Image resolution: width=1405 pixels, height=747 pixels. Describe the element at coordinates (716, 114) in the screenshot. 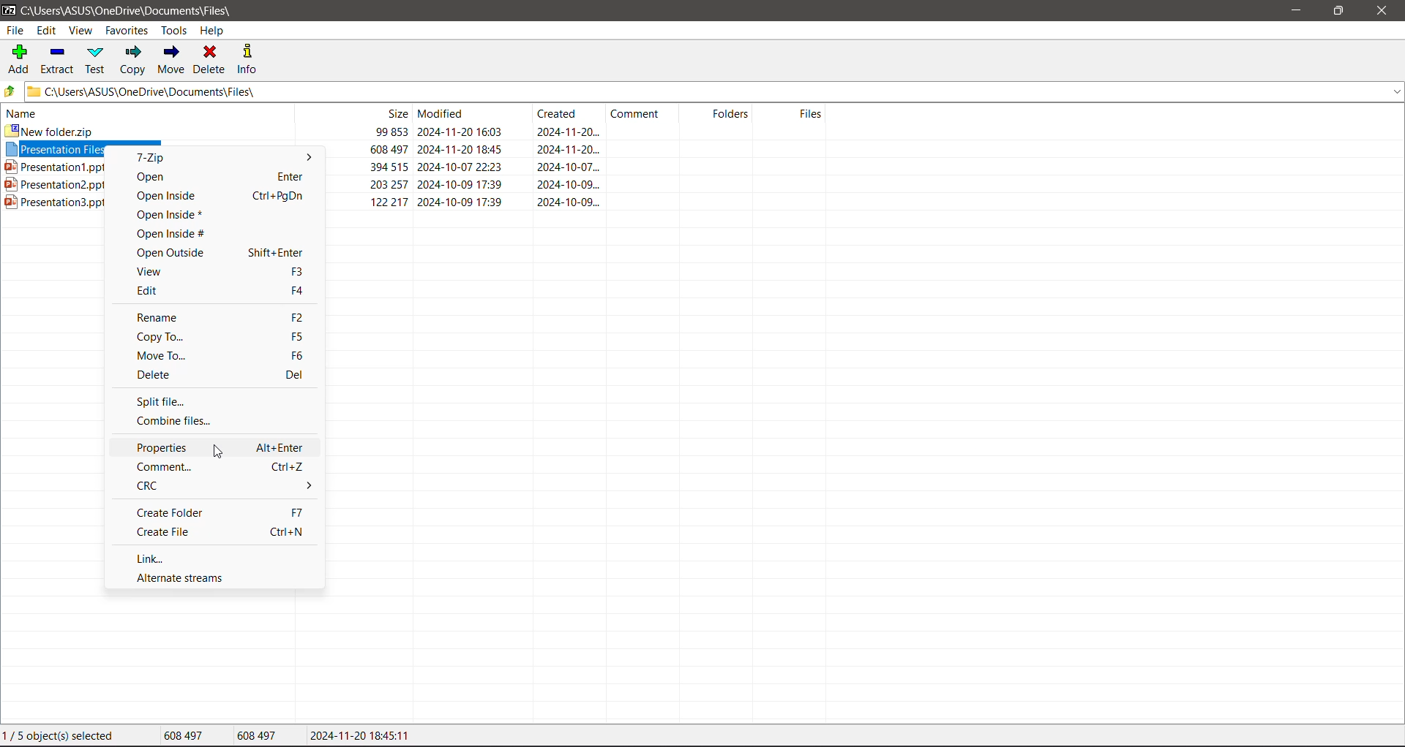

I see `Folders` at that location.